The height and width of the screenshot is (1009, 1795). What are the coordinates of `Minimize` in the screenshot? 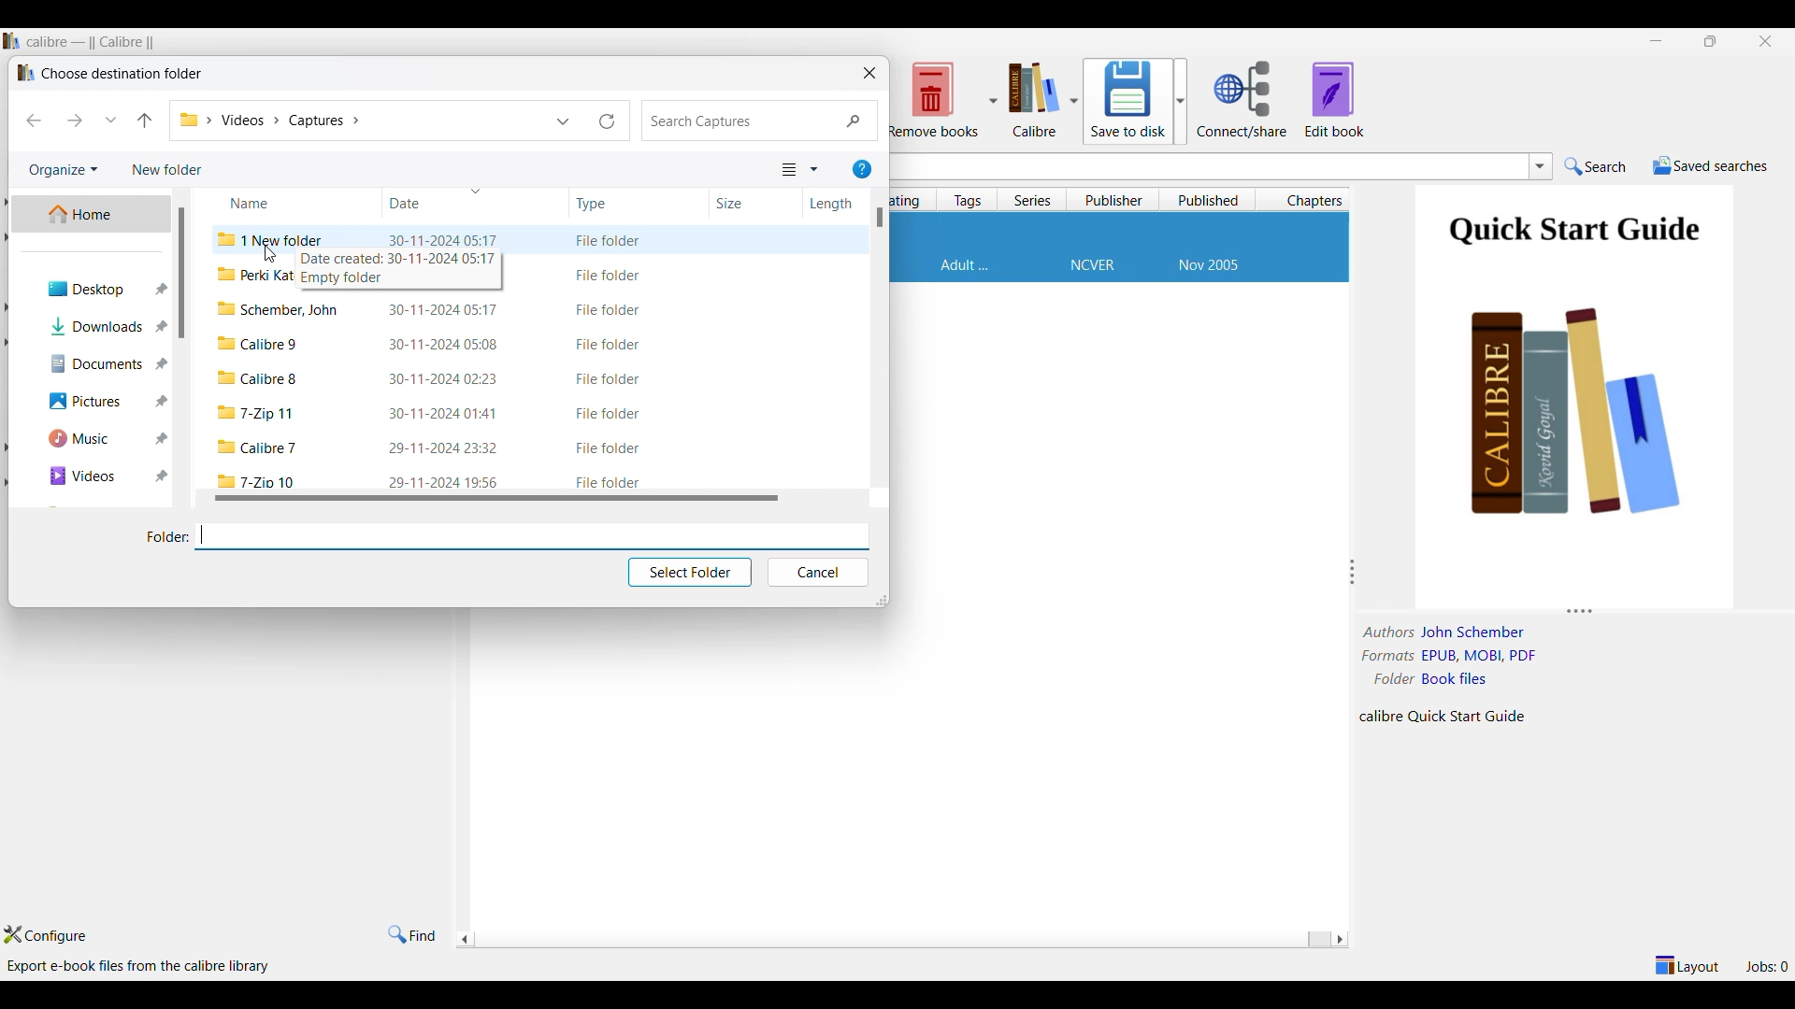 It's located at (1656, 41).